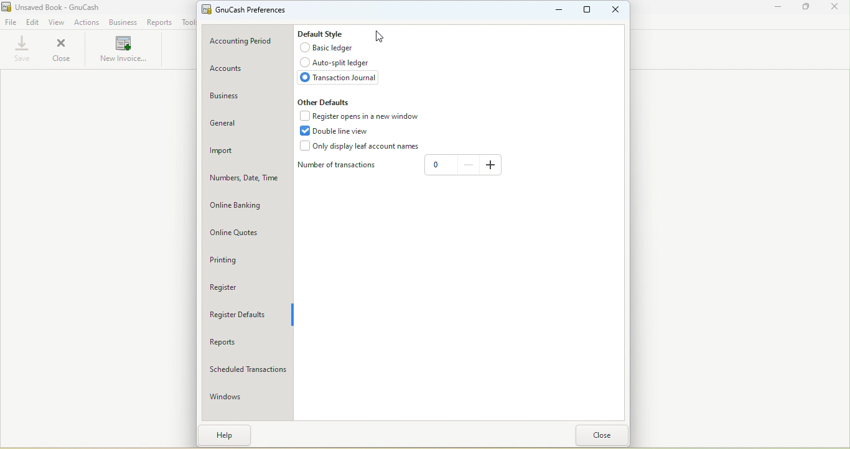 Image resolution: width=850 pixels, height=449 pixels. Describe the element at coordinates (340, 78) in the screenshot. I see `Transaction journal` at that location.